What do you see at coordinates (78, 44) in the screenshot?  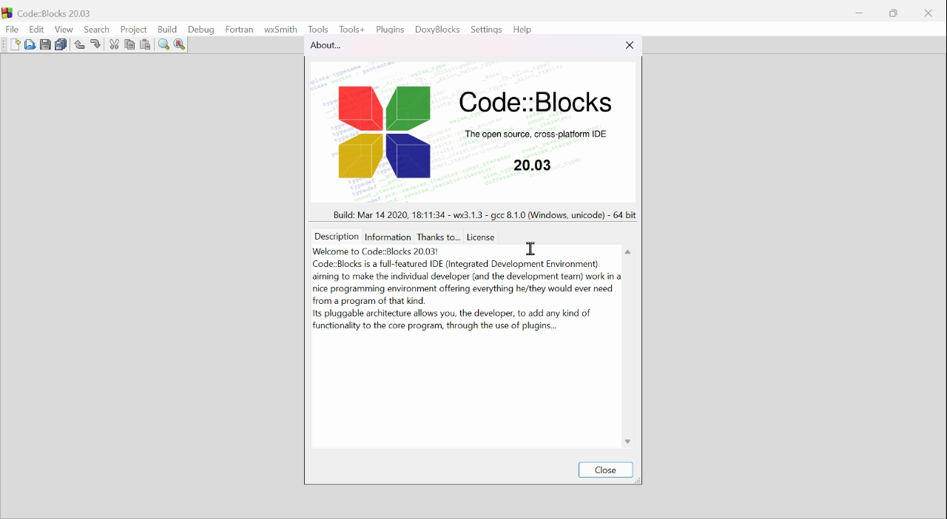 I see `Undo` at bounding box center [78, 44].